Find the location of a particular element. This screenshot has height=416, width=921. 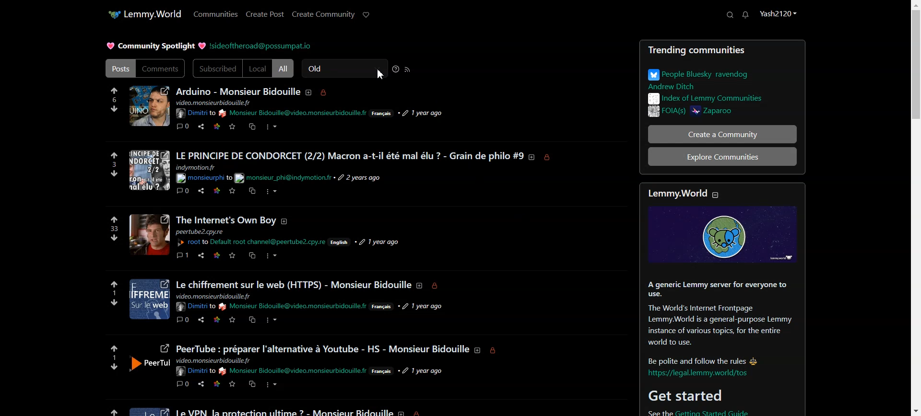

Link is located at coordinates (217, 126).